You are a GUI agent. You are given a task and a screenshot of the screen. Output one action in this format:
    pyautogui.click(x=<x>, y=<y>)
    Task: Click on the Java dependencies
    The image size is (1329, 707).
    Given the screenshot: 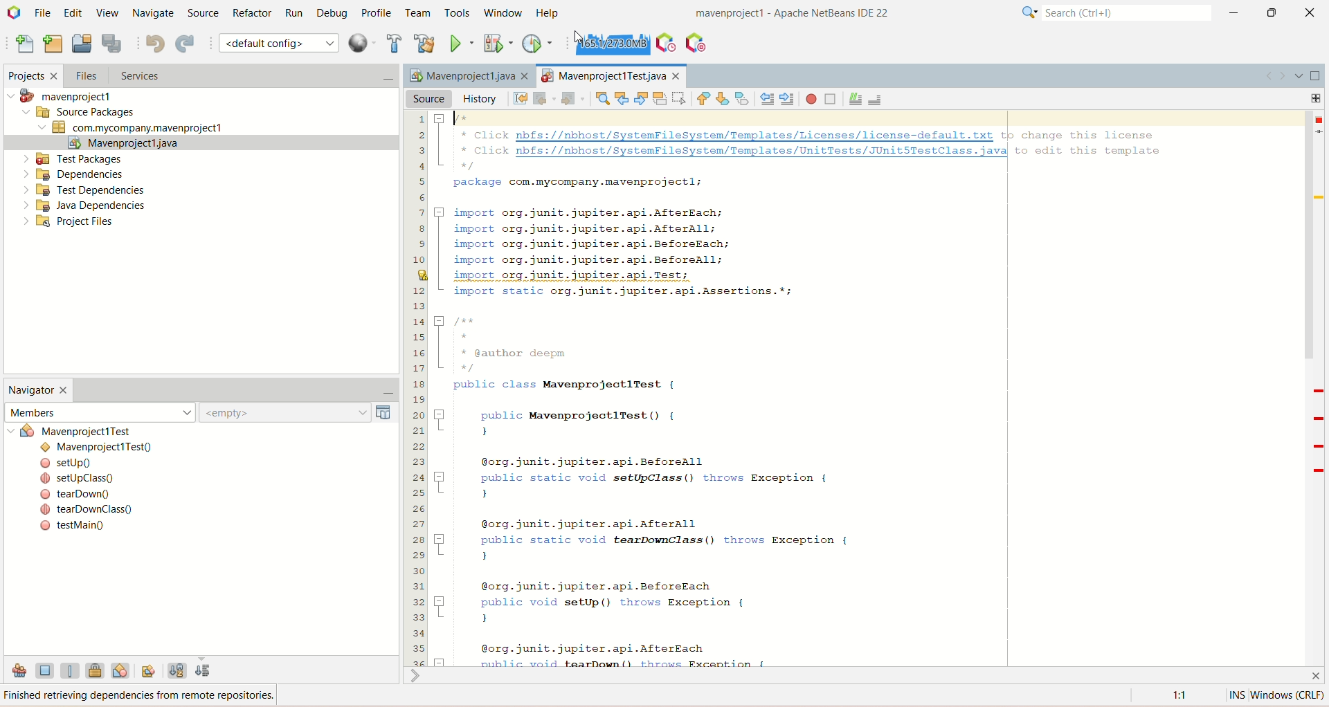 What is the action you would take?
    pyautogui.click(x=89, y=205)
    